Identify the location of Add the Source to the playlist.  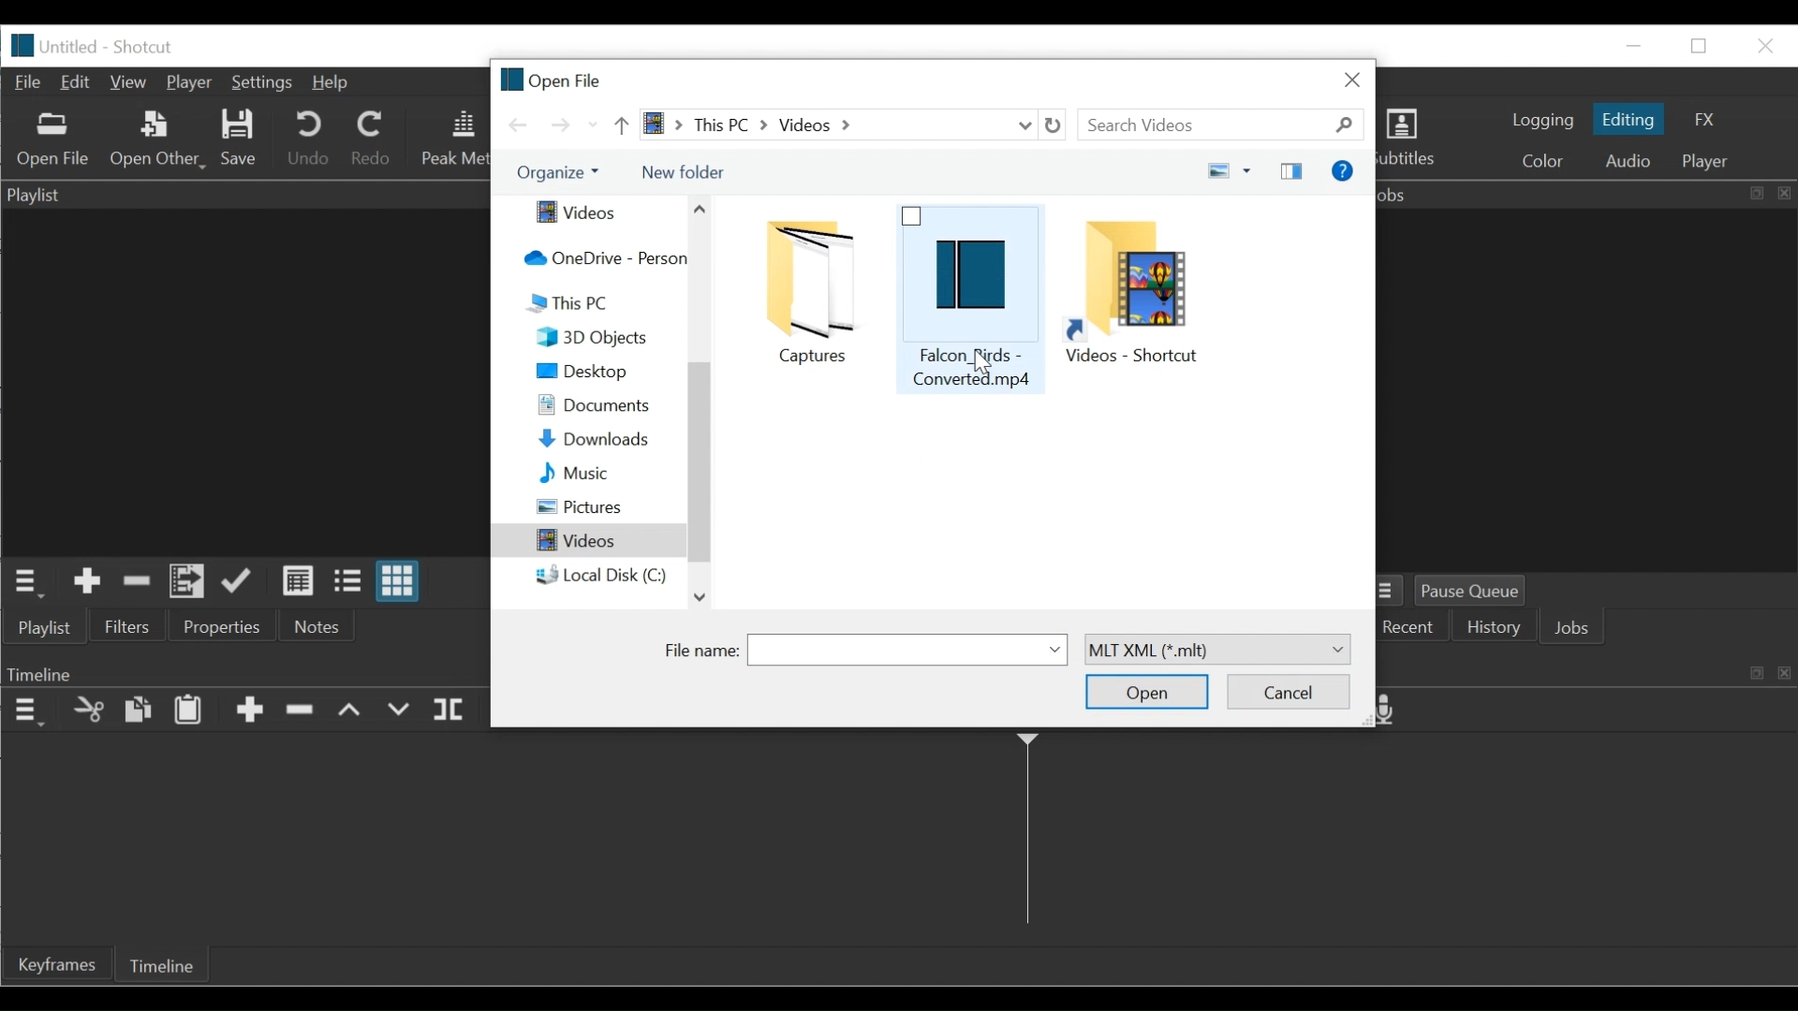
(87, 582).